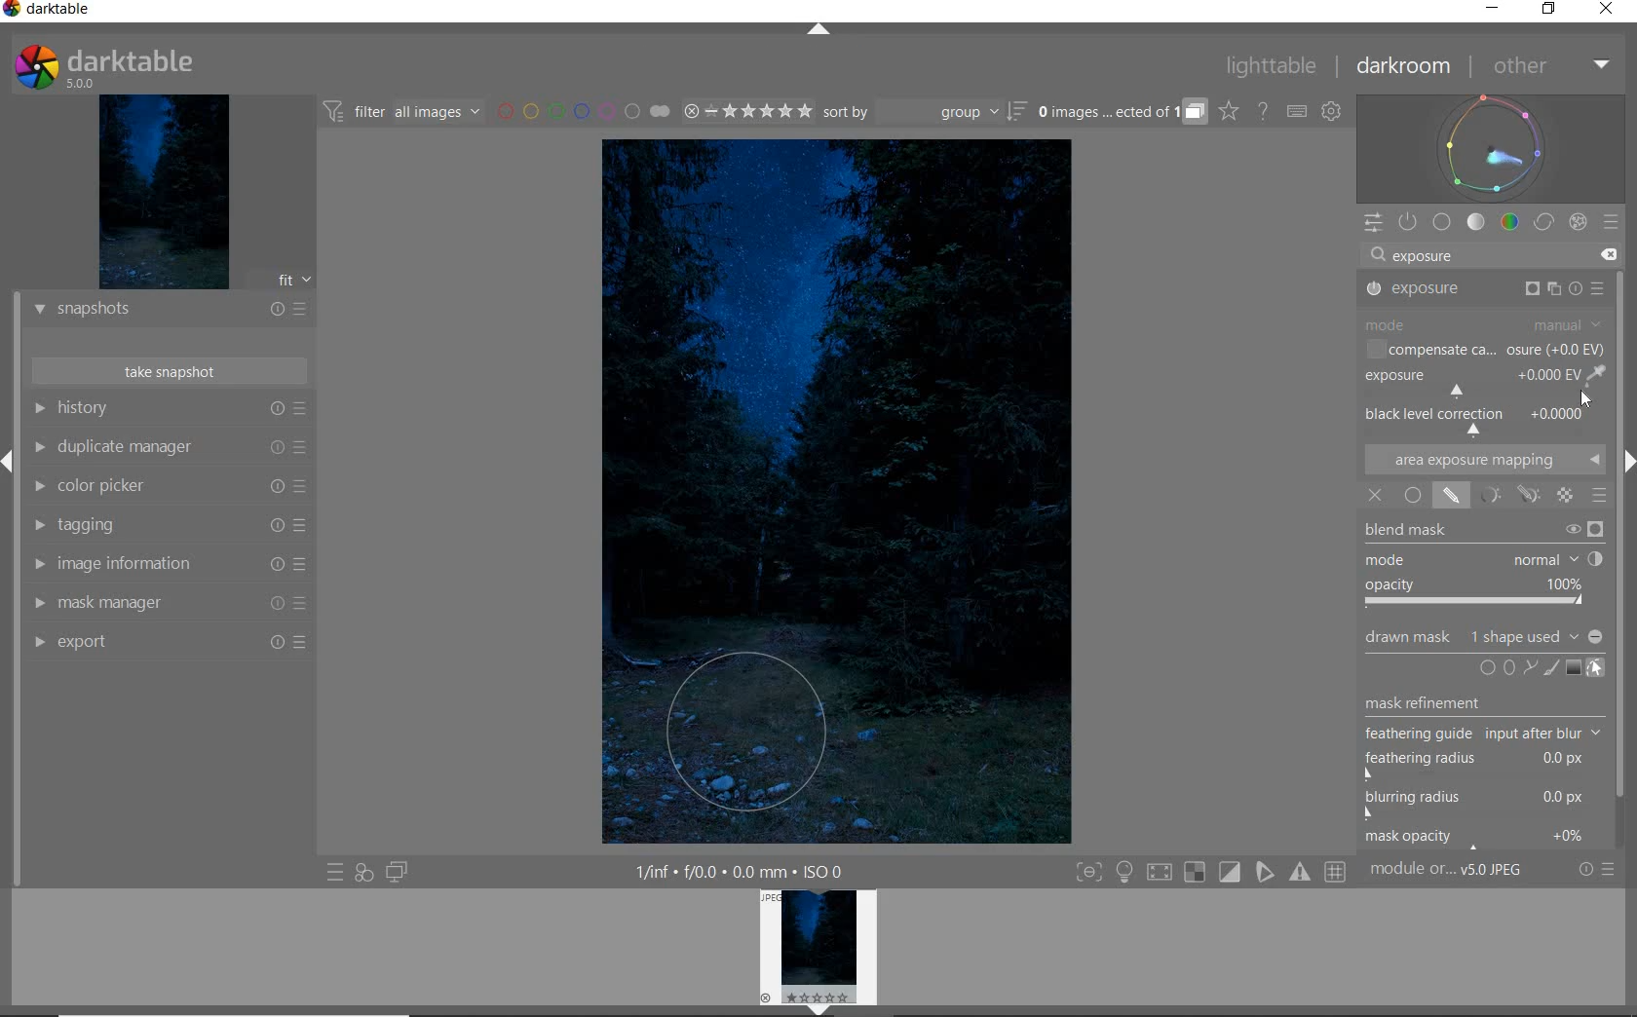  Describe the element at coordinates (1481, 840) in the screenshot. I see `mask opacity` at that location.